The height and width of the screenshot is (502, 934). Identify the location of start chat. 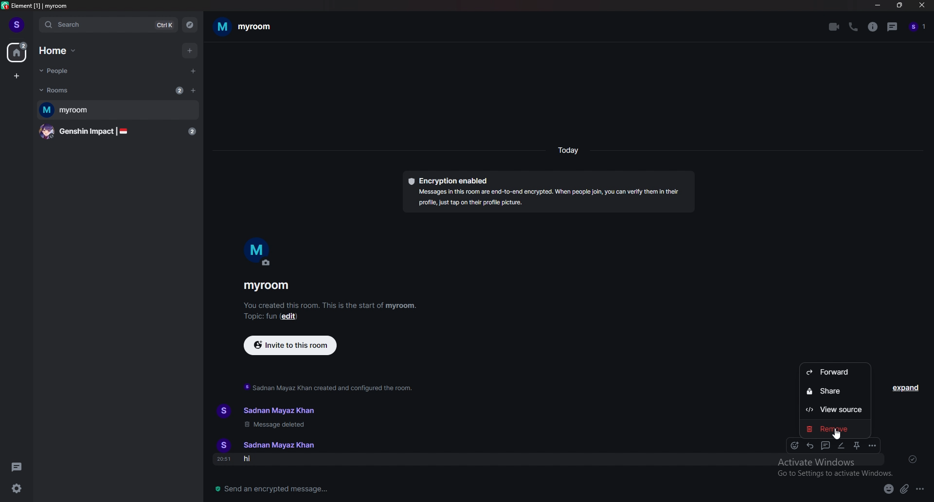
(192, 71).